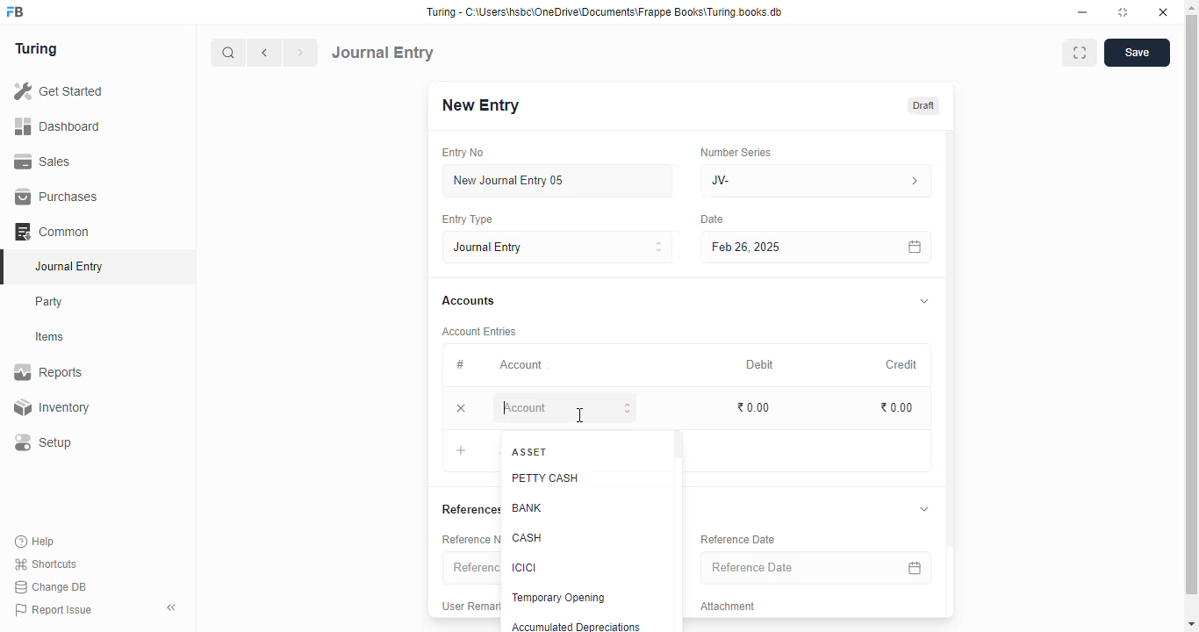 Image resolution: width=1199 pixels, height=632 pixels. Describe the element at coordinates (302, 53) in the screenshot. I see `next` at that location.